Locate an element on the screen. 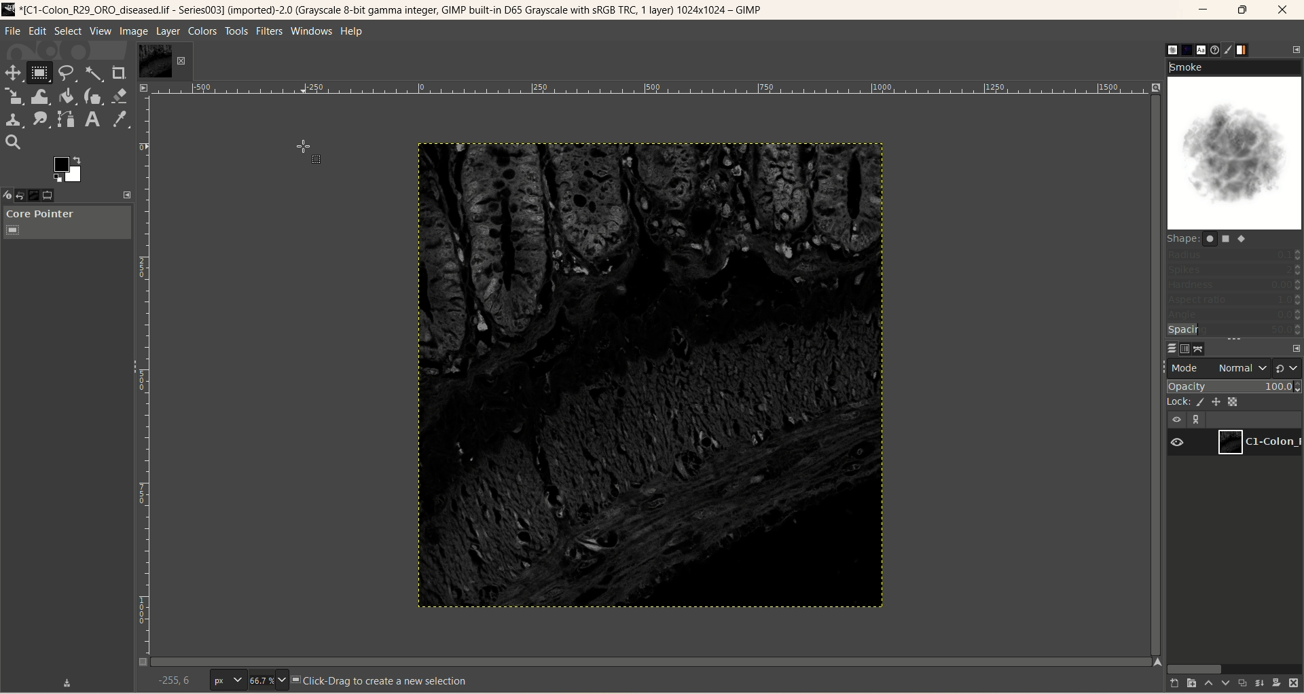 This screenshot has height=694, width=1304. pixels is located at coordinates (230, 679).